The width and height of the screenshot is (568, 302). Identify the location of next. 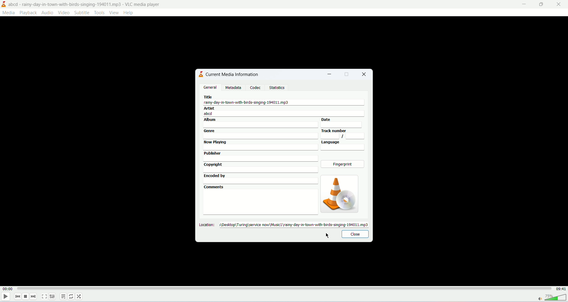
(35, 297).